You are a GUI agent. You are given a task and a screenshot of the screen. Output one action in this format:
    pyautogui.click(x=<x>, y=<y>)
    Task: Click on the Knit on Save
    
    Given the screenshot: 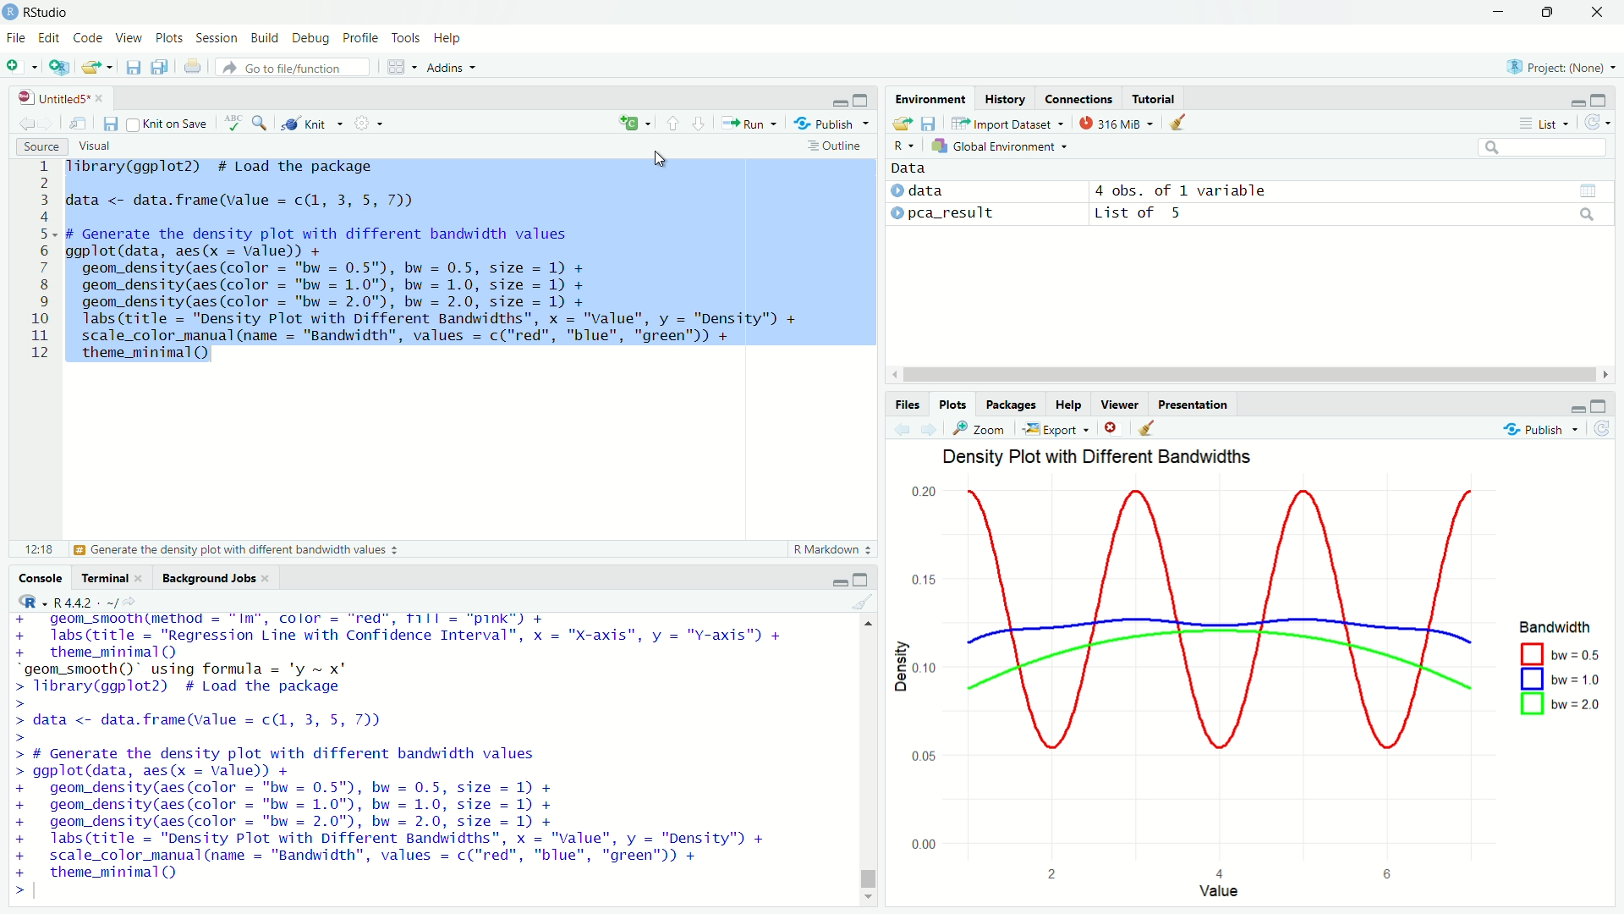 What is the action you would take?
    pyautogui.click(x=170, y=124)
    